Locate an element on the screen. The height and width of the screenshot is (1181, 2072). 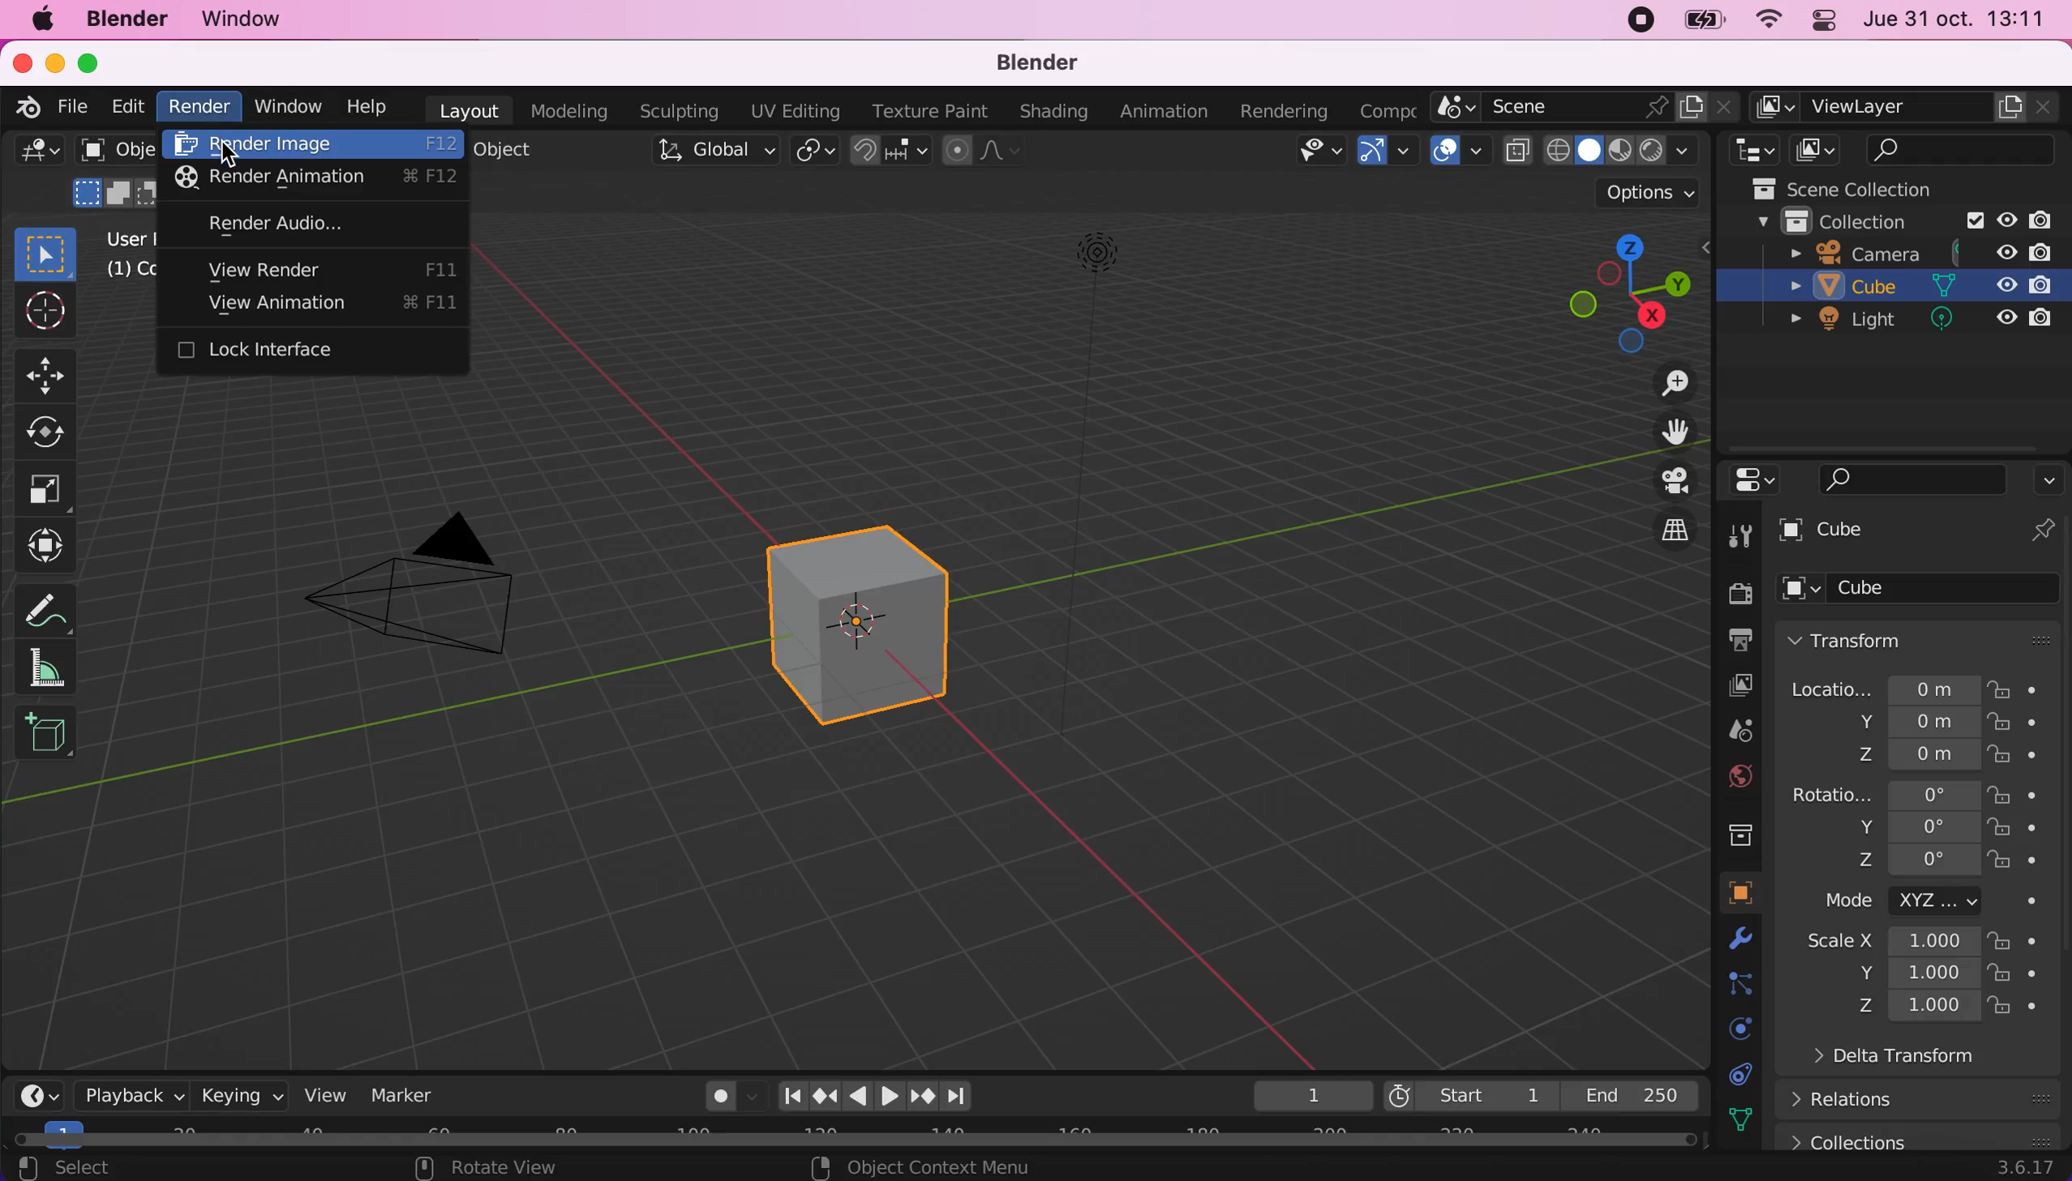
panel control is located at coordinates (1827, 20).